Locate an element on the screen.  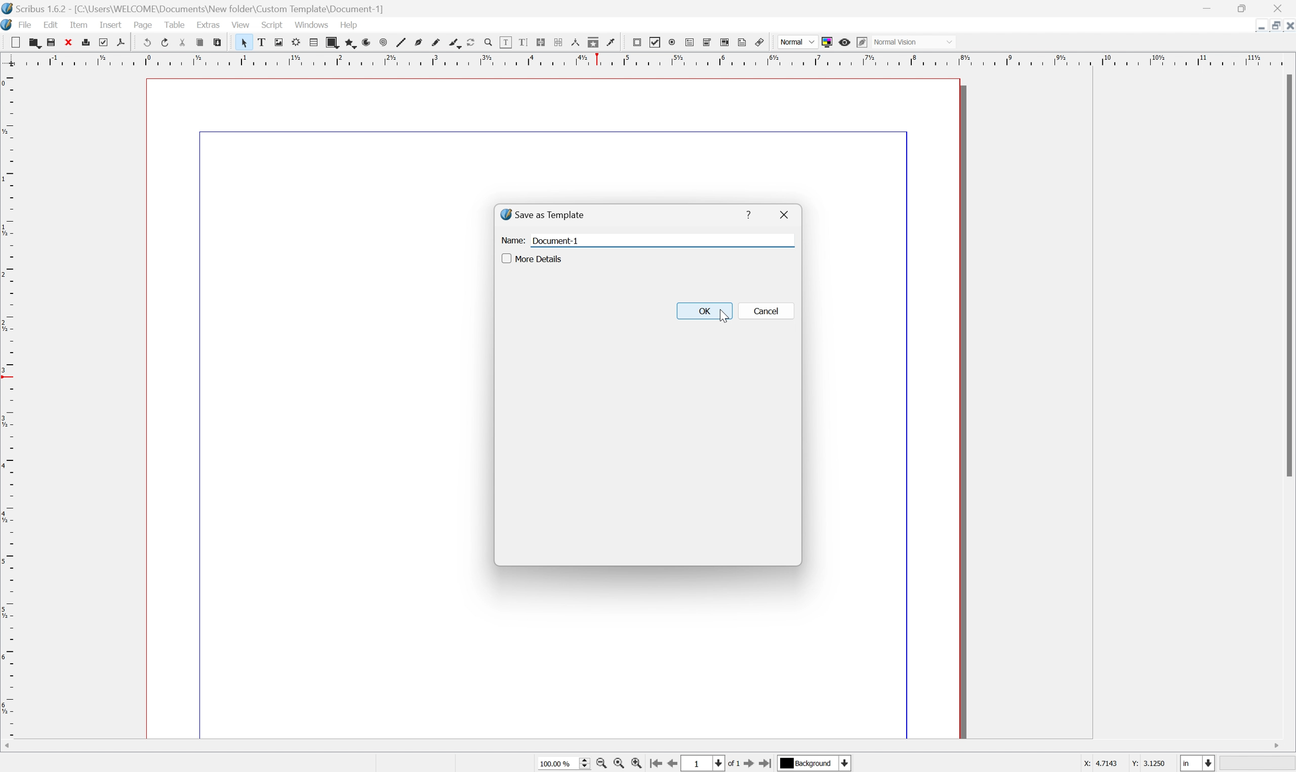
insert is located at coordinates (111, 25).